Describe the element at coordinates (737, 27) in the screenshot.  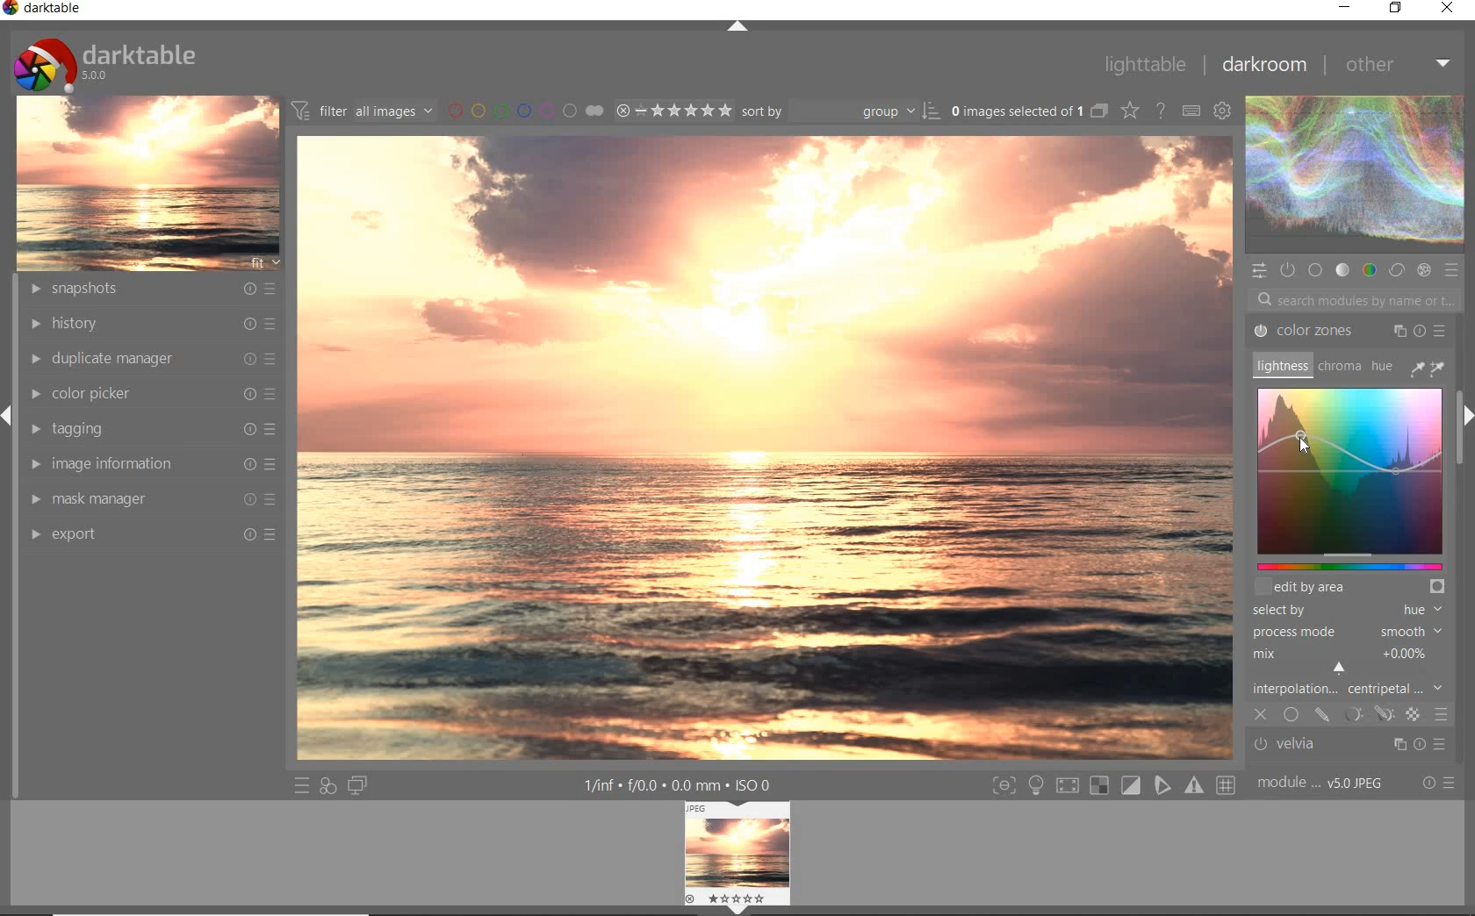
I see `EXPAND/COLLAPSE` at that location.